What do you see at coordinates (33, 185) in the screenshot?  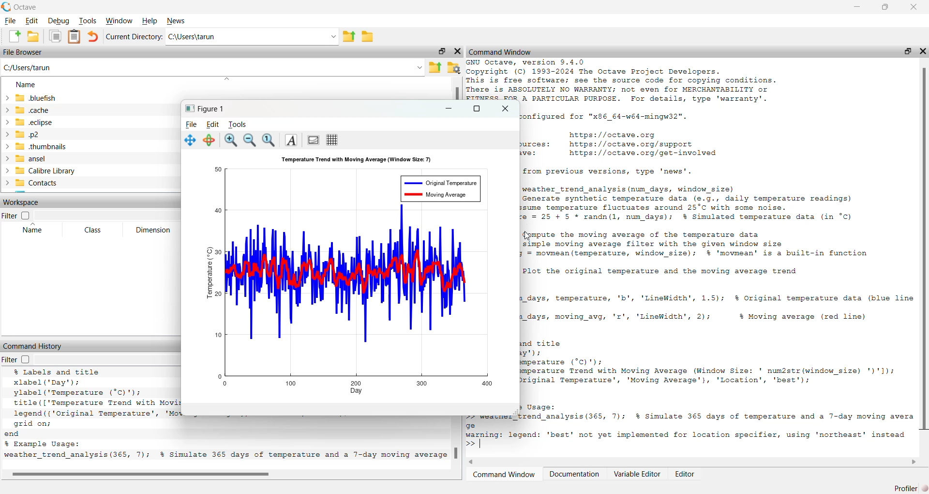 I see `Contacts` at bounding box center [33, 185].